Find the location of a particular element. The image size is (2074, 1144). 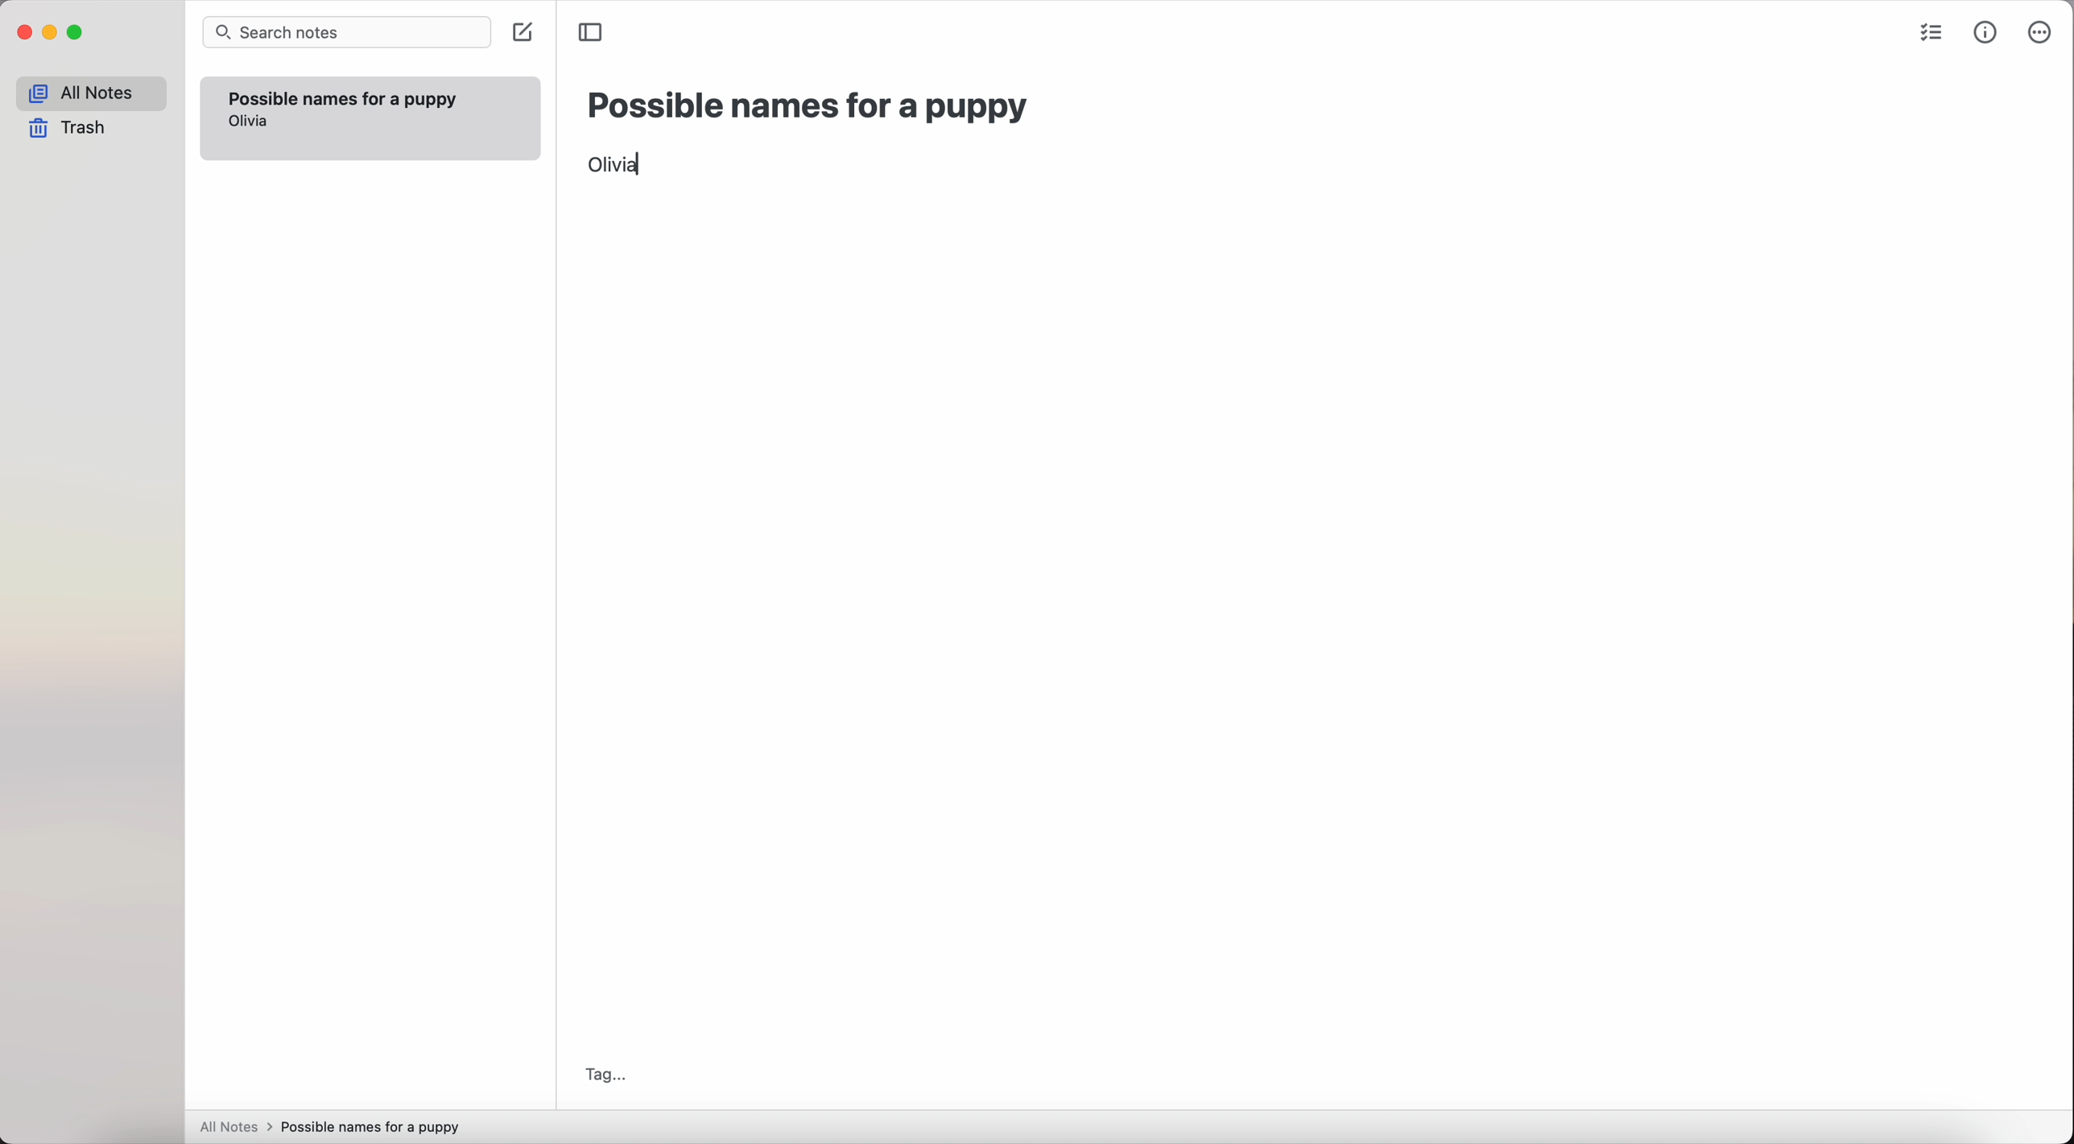

close is located at coordinates (23, 35).